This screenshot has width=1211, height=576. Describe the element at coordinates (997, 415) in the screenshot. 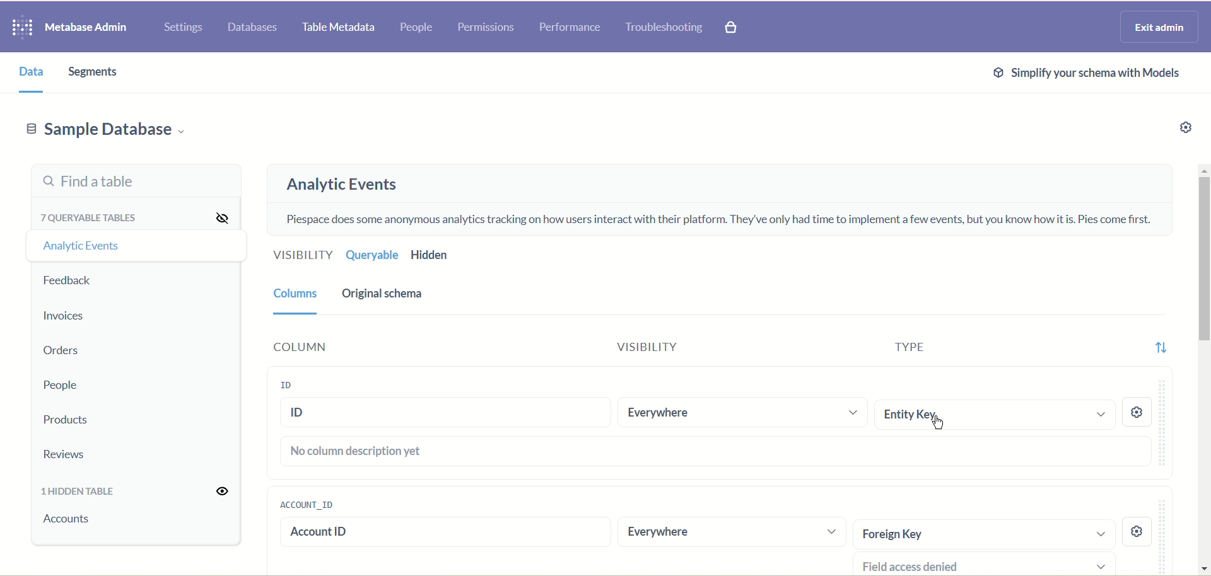

I see `entity key` at that location.